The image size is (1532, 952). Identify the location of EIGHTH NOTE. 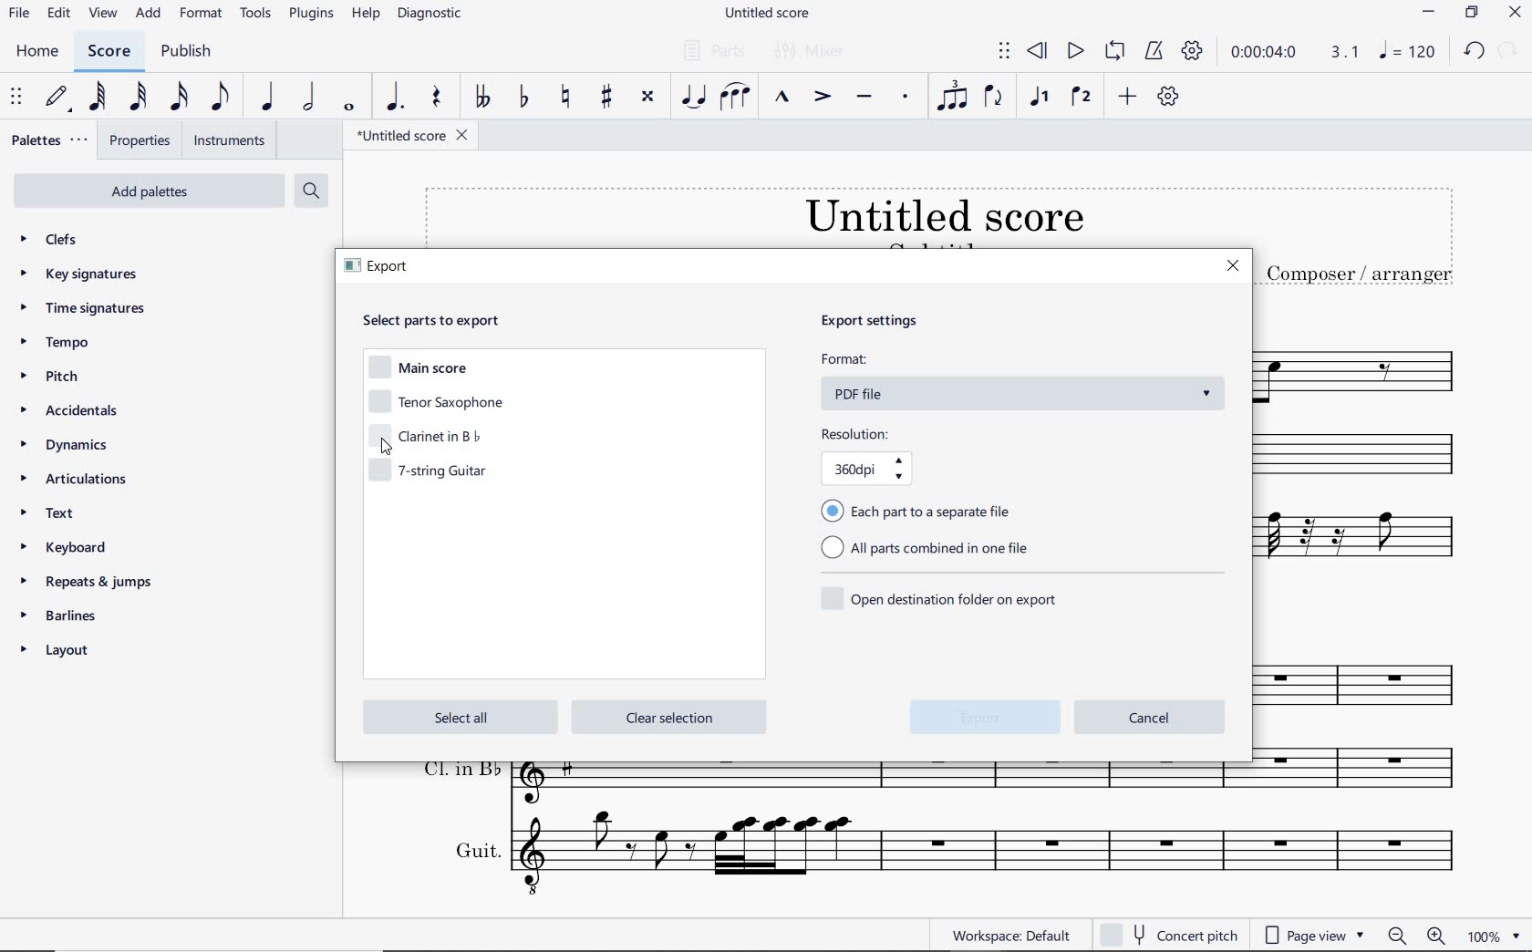
(221, 100).